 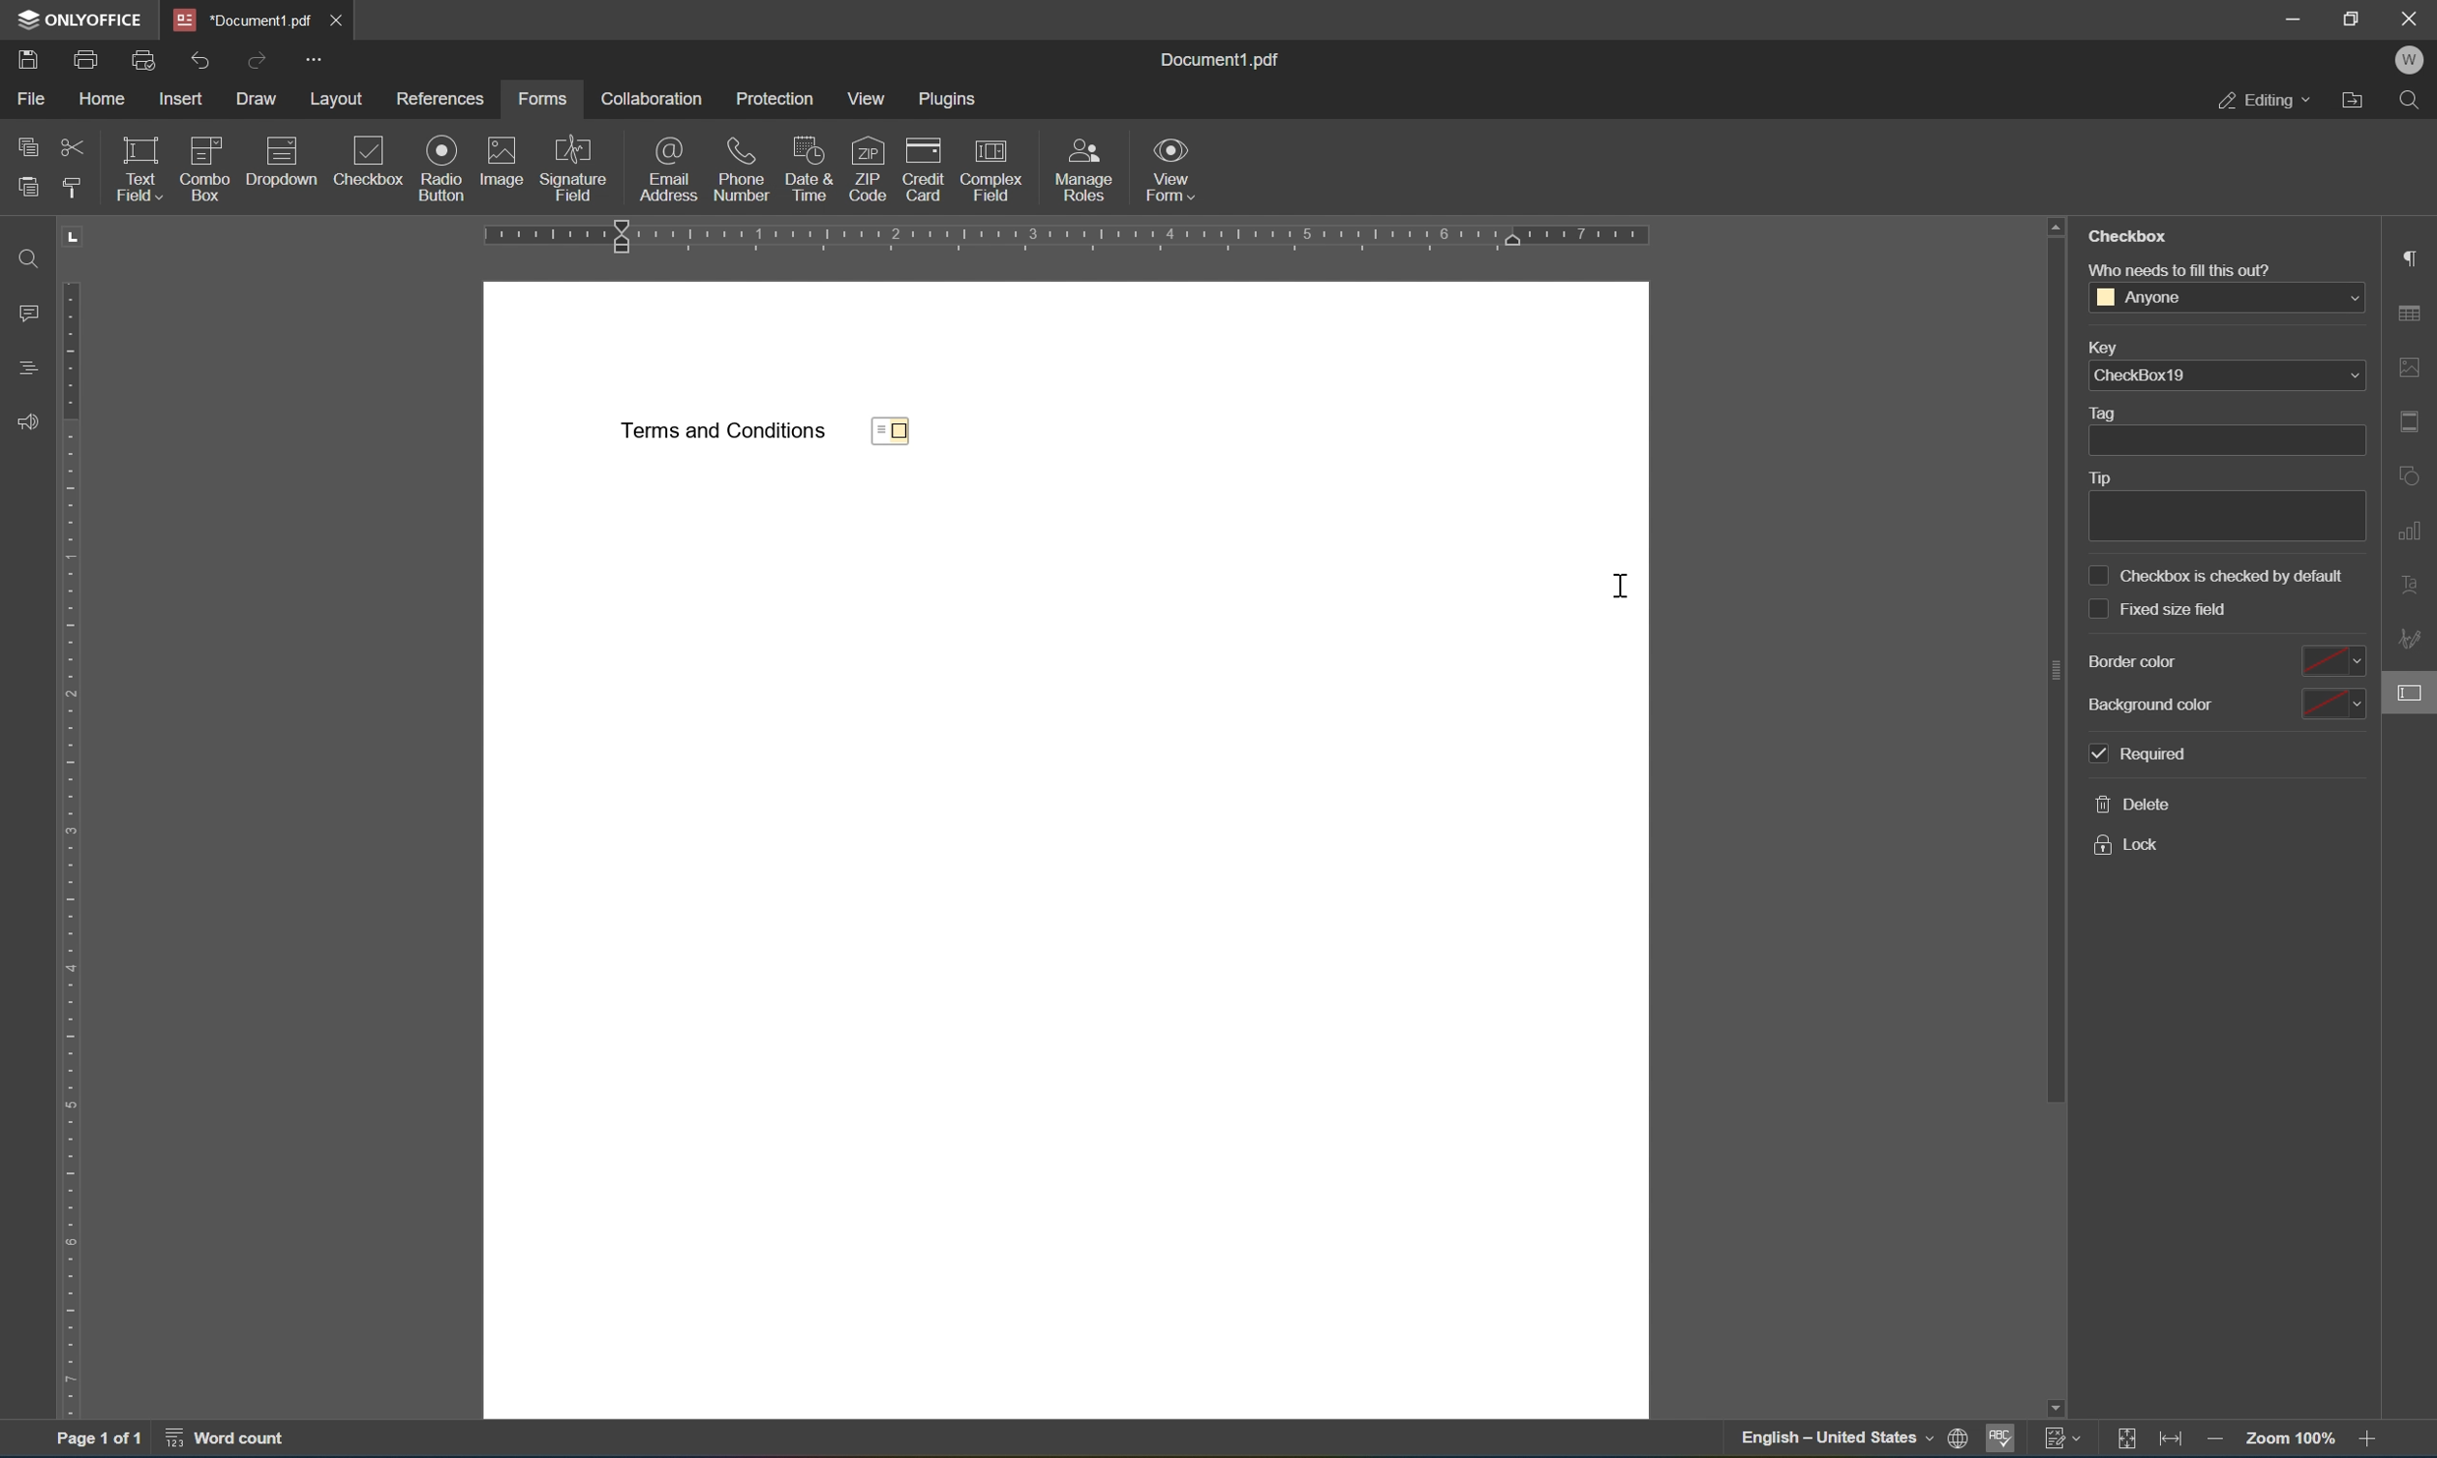 I want to click on dropdown, so click(x=281, y=159).